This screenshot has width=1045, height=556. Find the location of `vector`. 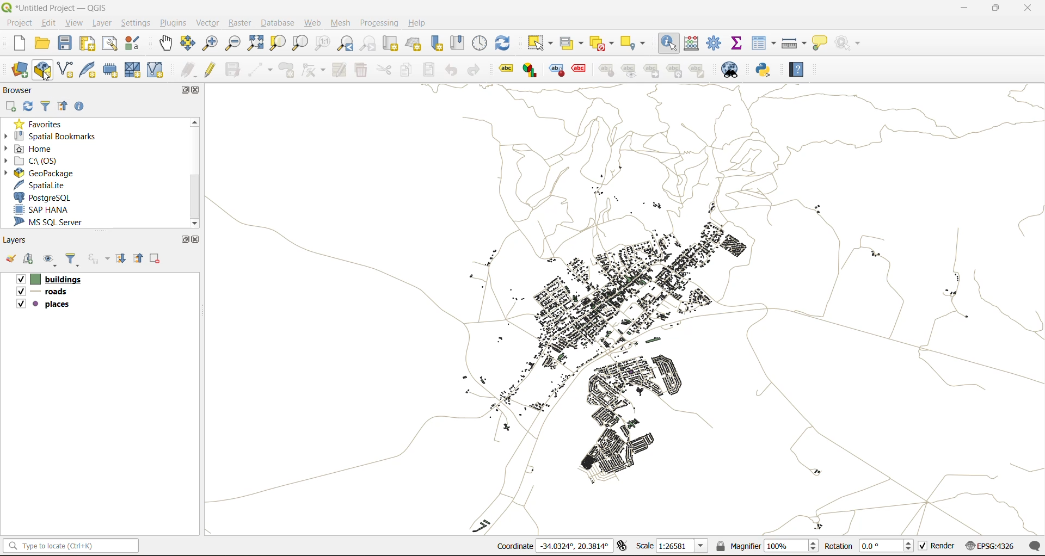

vector is located at coordinates (207, 23).